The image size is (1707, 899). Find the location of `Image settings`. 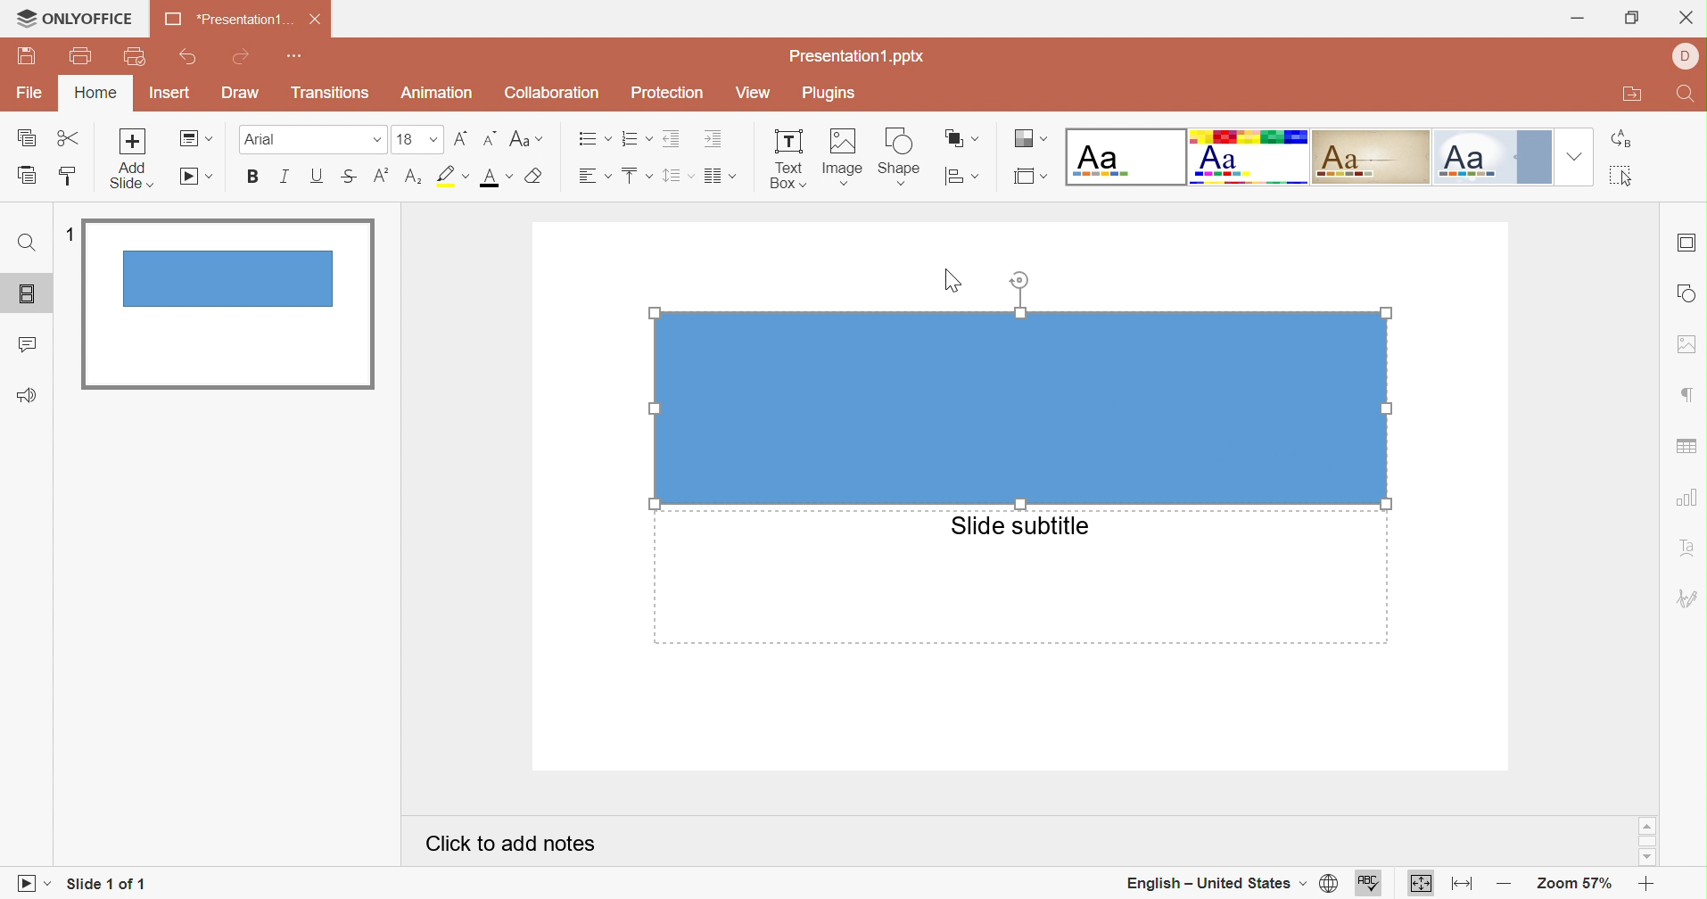

Image settings is located at coordinates (1686, 346).